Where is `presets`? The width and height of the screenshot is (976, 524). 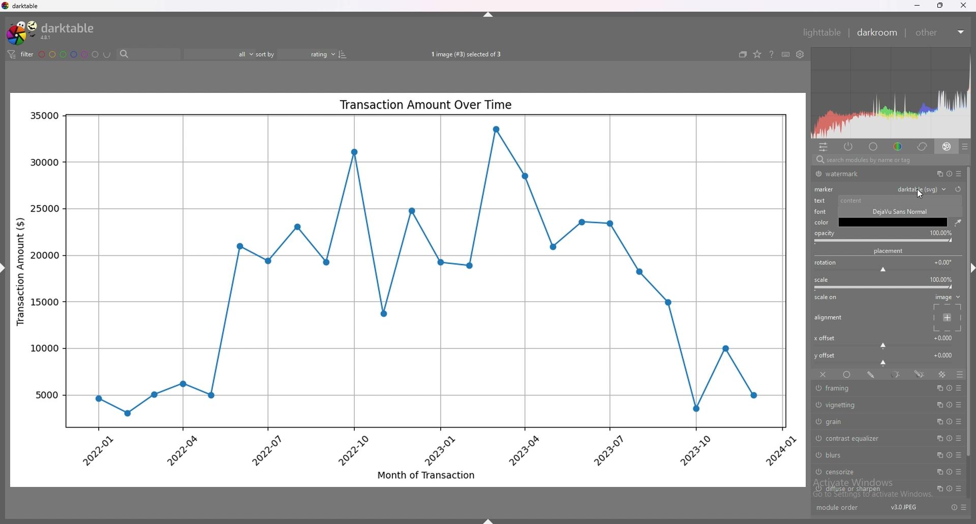 presets is located at coordinates (959, 473).